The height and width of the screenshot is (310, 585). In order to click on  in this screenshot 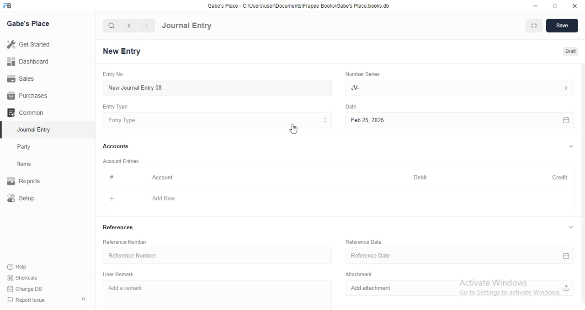, I will do `click(351, 107)`.